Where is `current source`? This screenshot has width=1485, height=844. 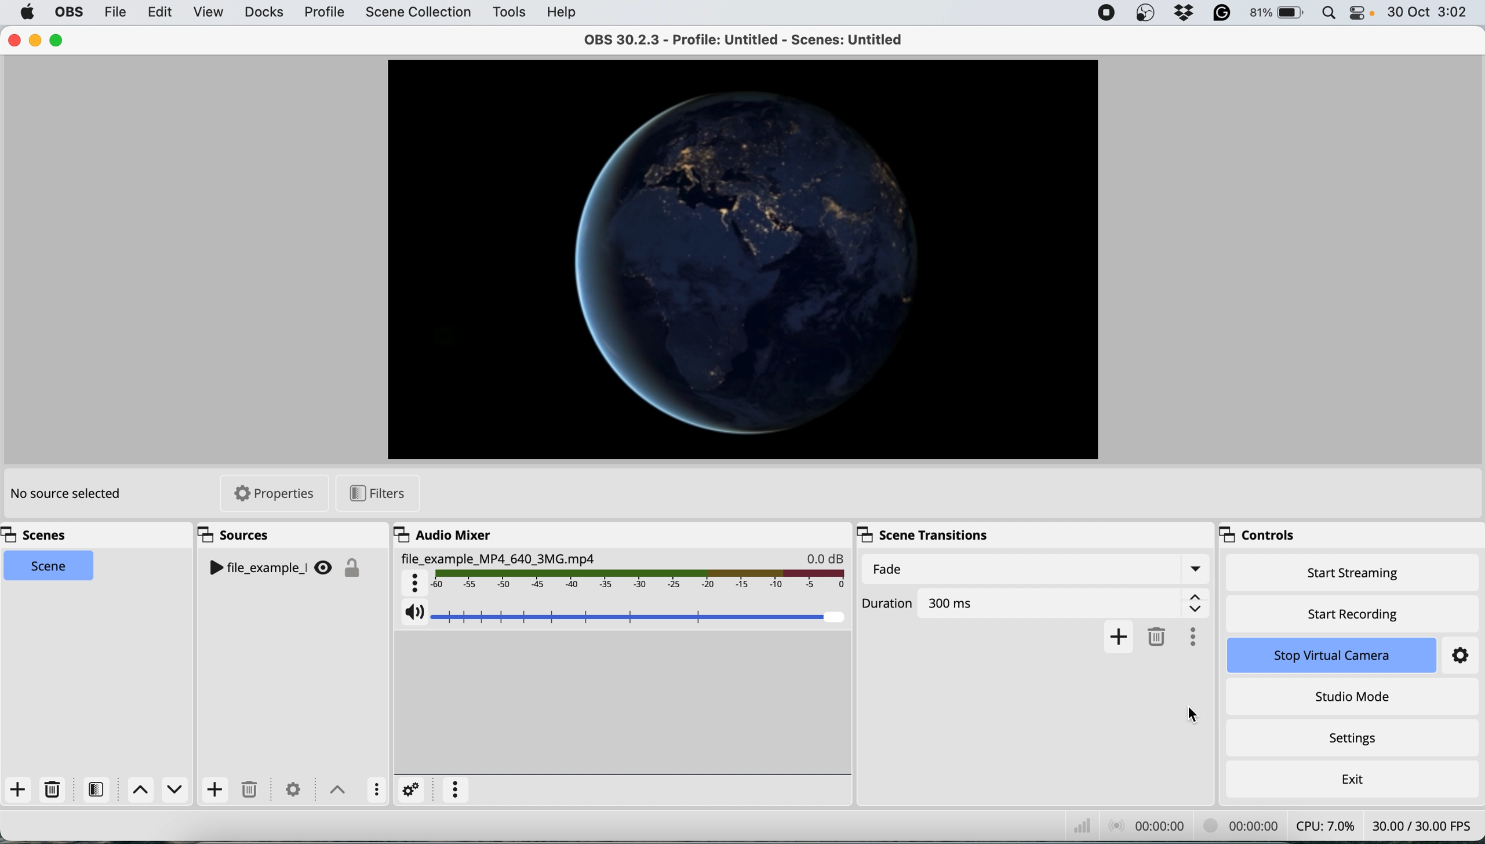 current source is located at coordinates (739, 260).